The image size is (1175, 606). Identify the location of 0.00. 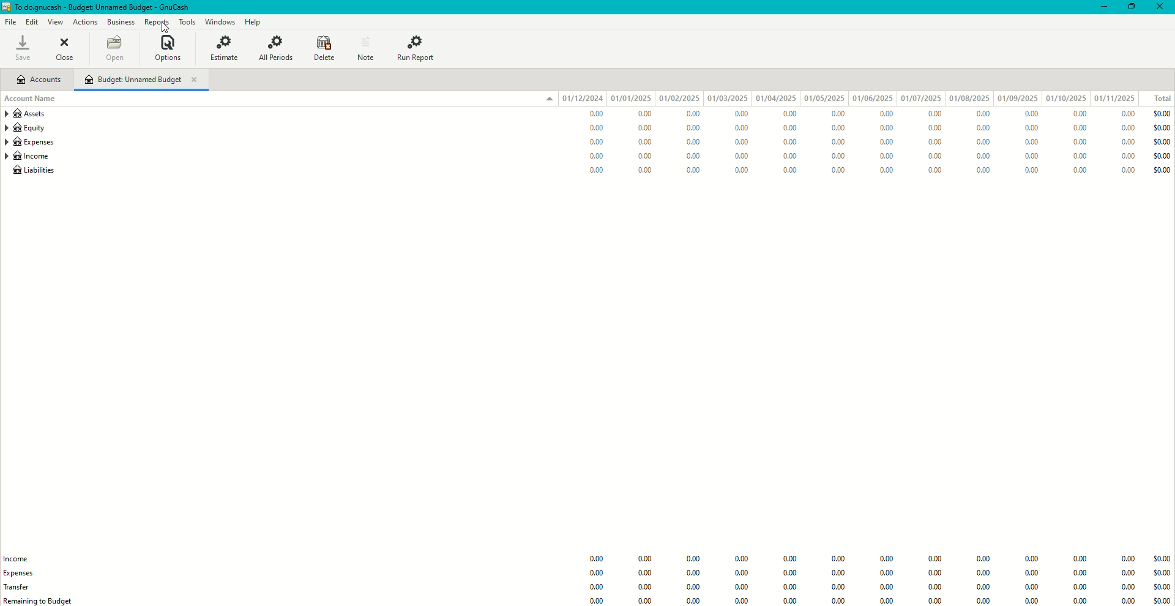
(887, 574).